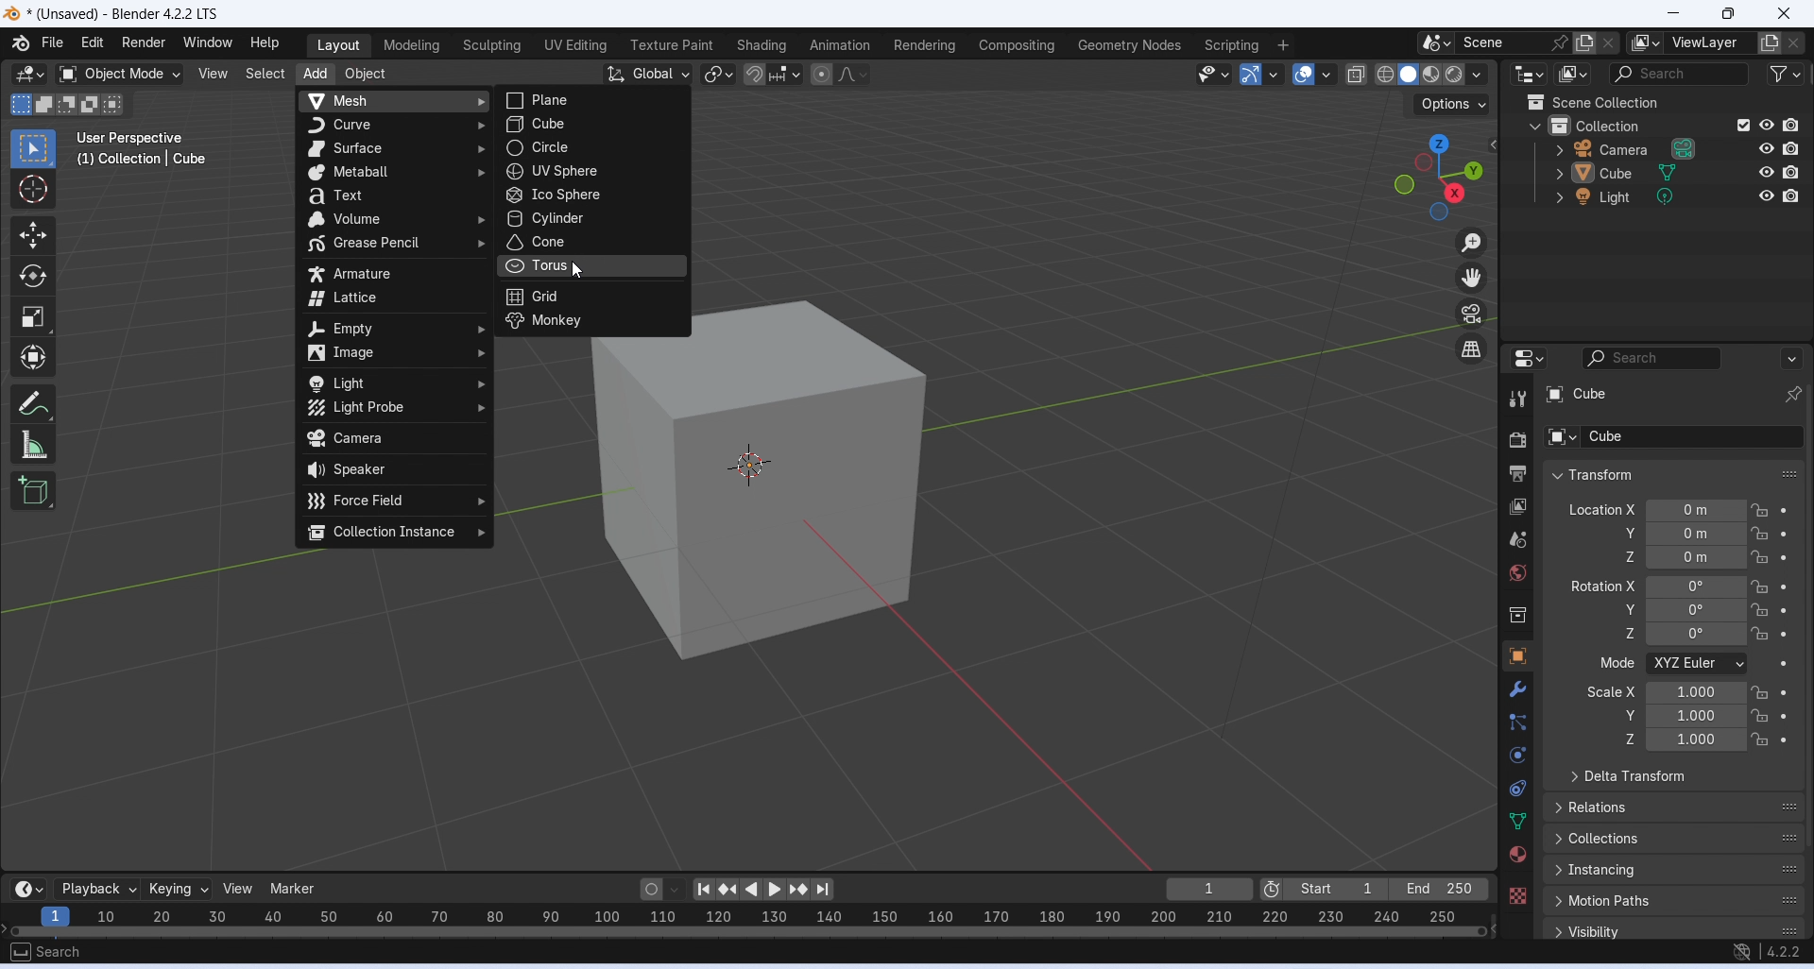 The height and width of the screenshot is (969, 1814). Describe the element at coordinates (1630, 632) in the screenshot. I see `Rotation Z axis` at that location.